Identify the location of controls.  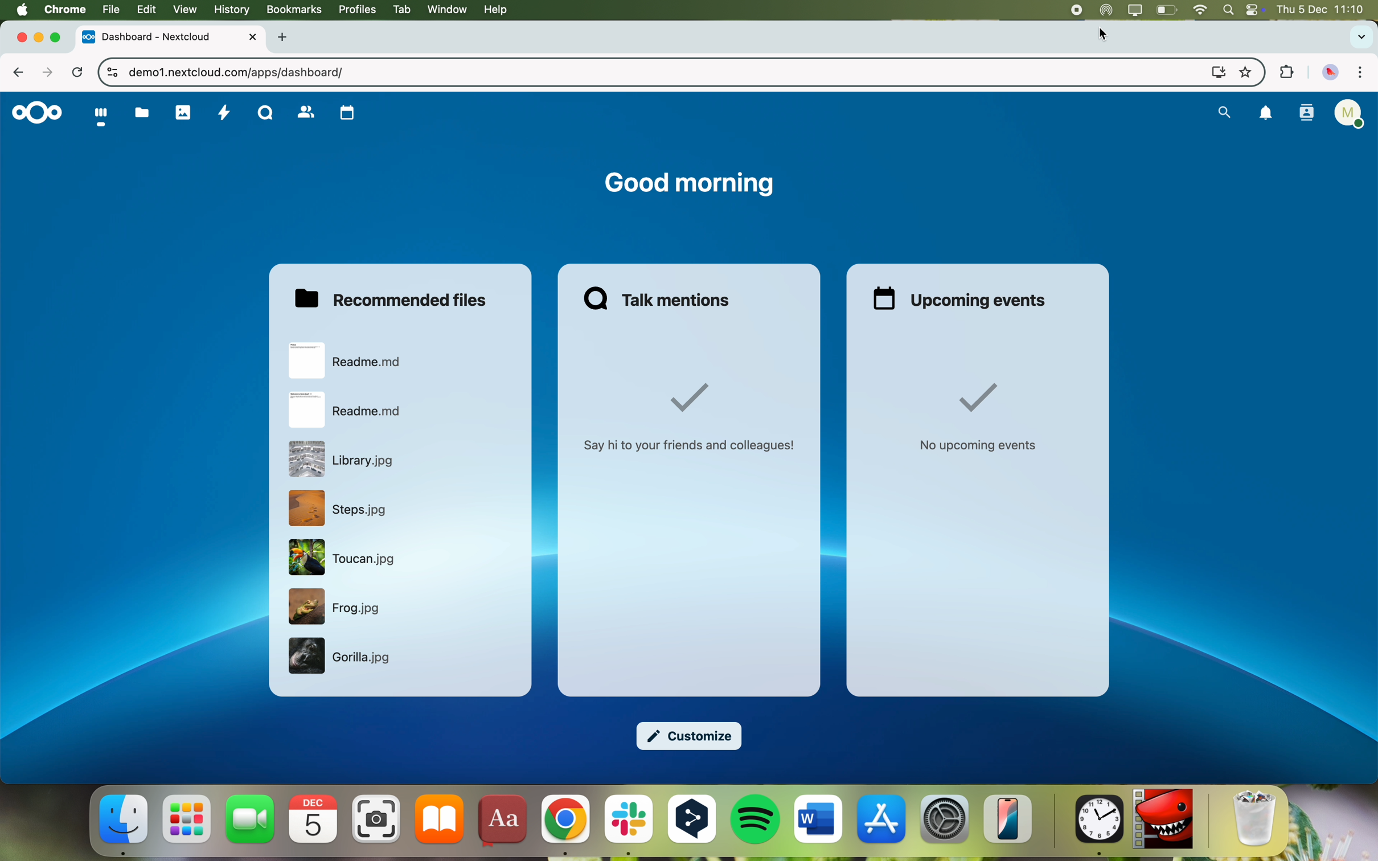
(1255, 10).